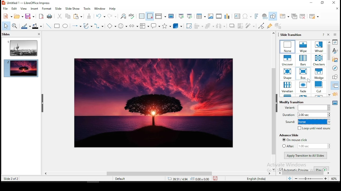  Describe the element at coordinates (306, 146) in the screenshot. I see `after` at that location.